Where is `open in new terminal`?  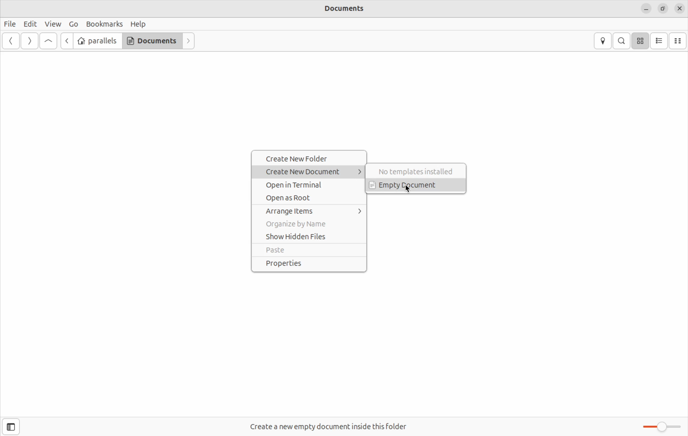 open in new terminal is located at coordinates (312, 183).